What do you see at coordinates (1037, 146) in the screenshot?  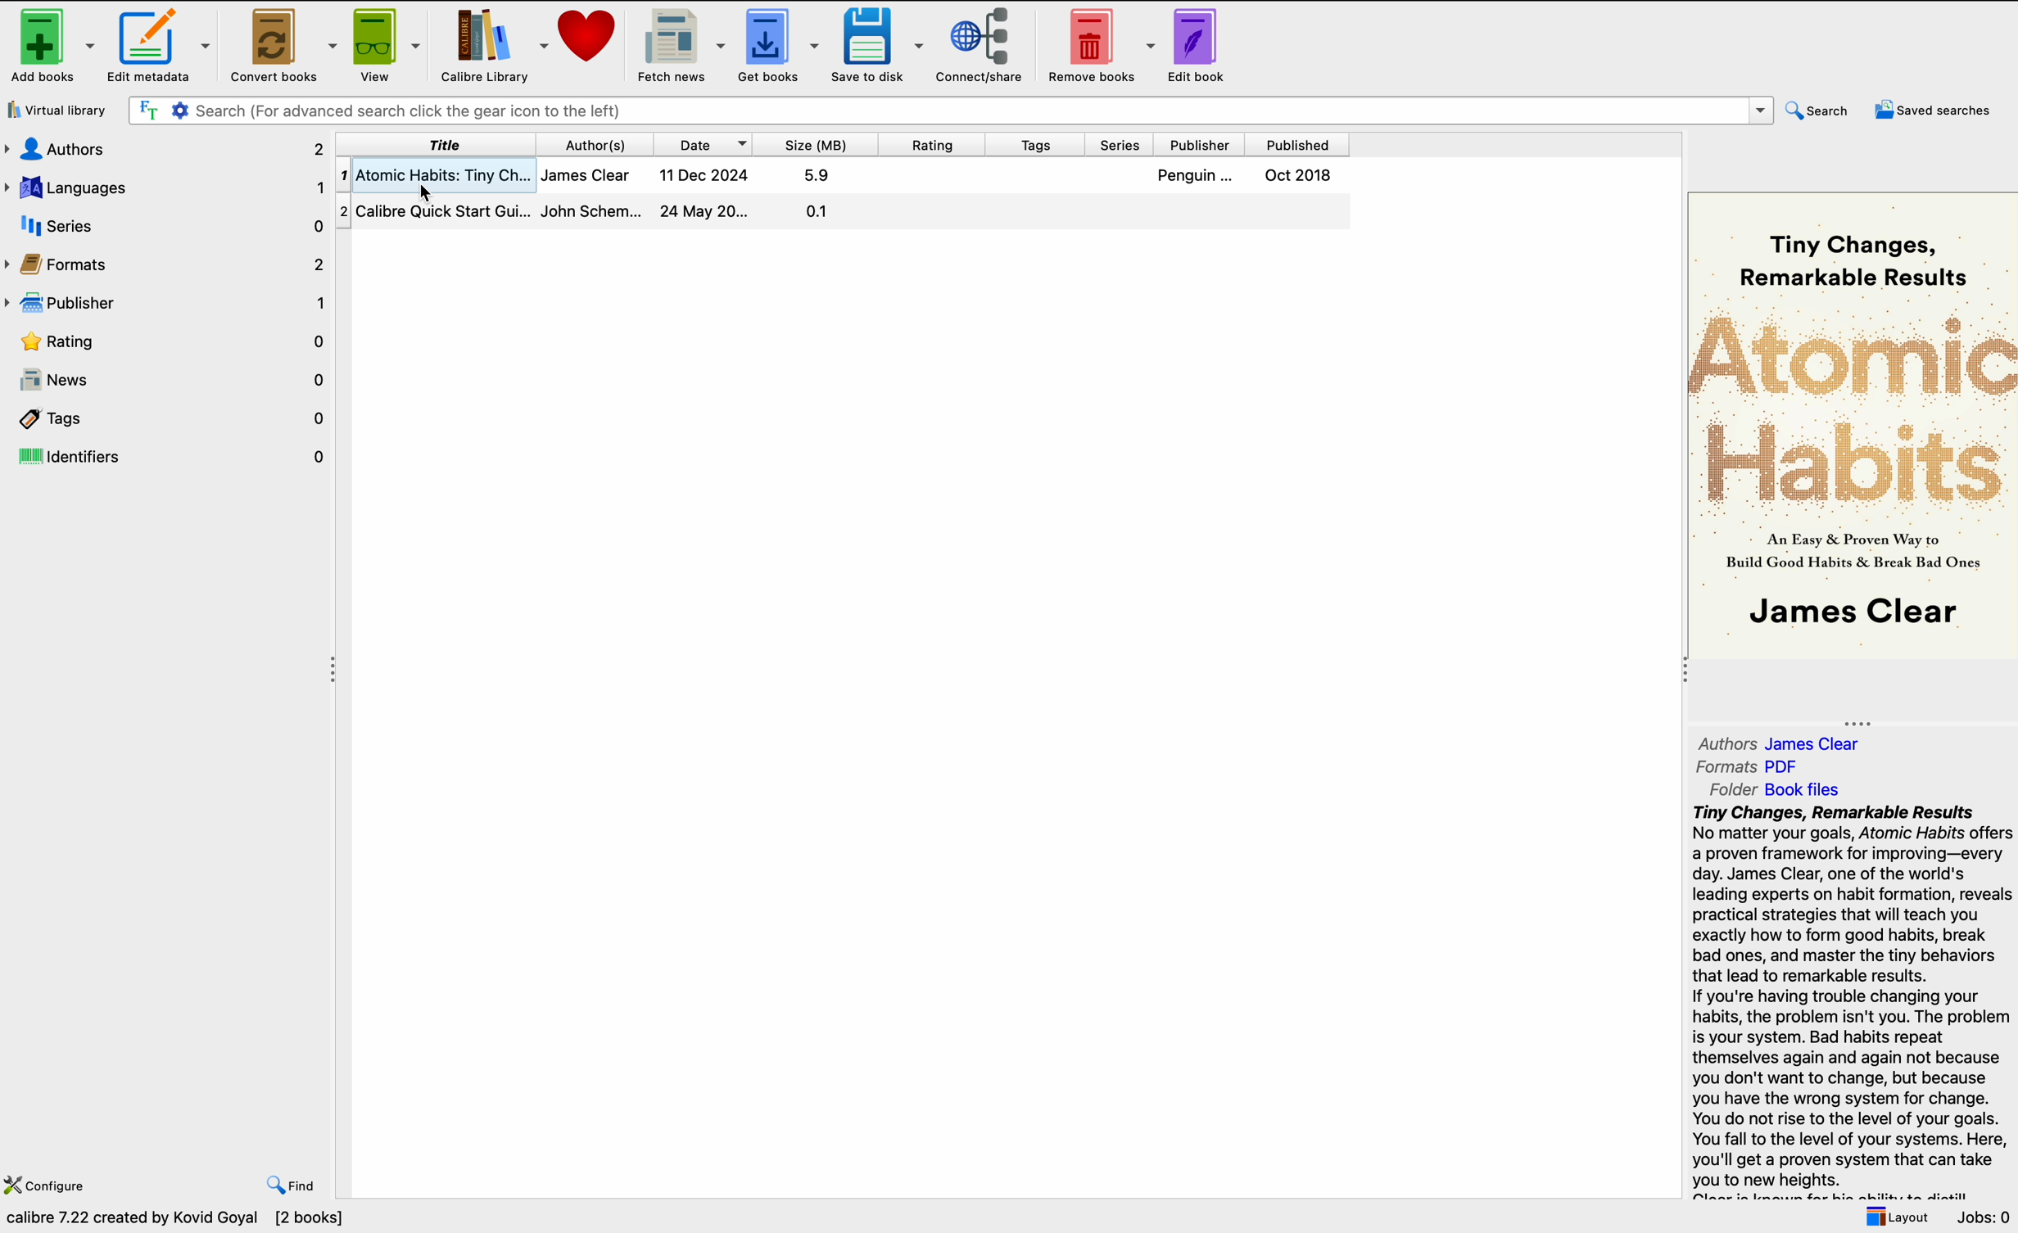 I see `tags` at bounding box center [1037, 146].